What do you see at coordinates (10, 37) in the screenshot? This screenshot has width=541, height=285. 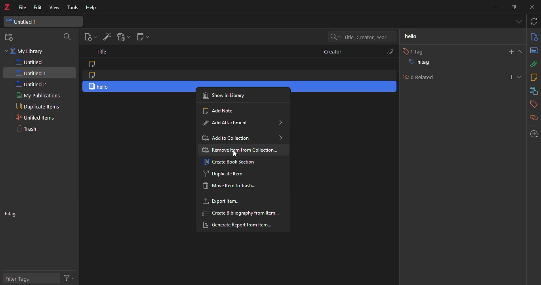 I see `new workspace` at bounding box center [10, 37].